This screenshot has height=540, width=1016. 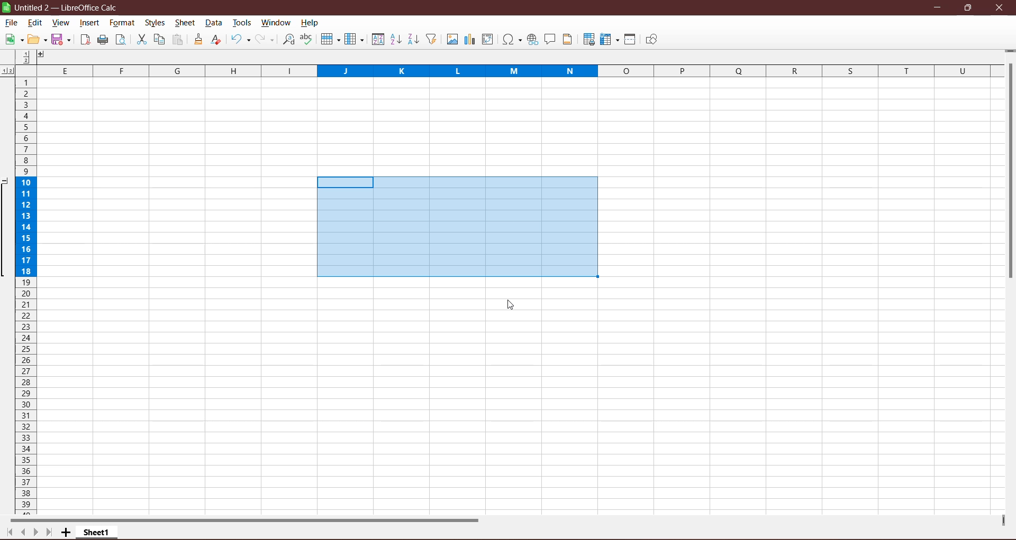 I want to click on Format, so click(x=122, y=23).